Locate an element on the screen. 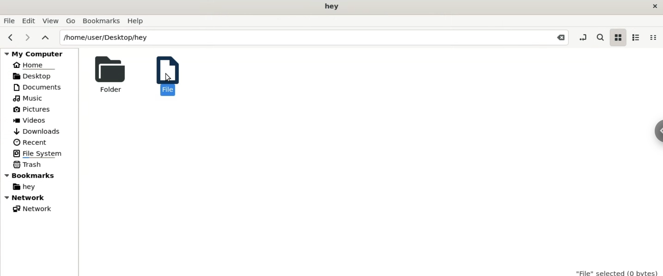  file is located at coordinates (163, 74).